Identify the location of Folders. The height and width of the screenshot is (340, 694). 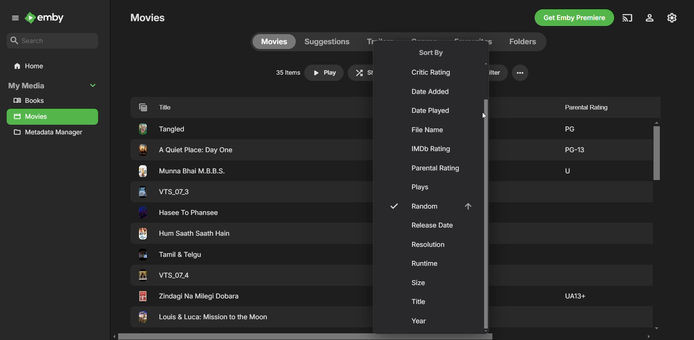
(521, 42).